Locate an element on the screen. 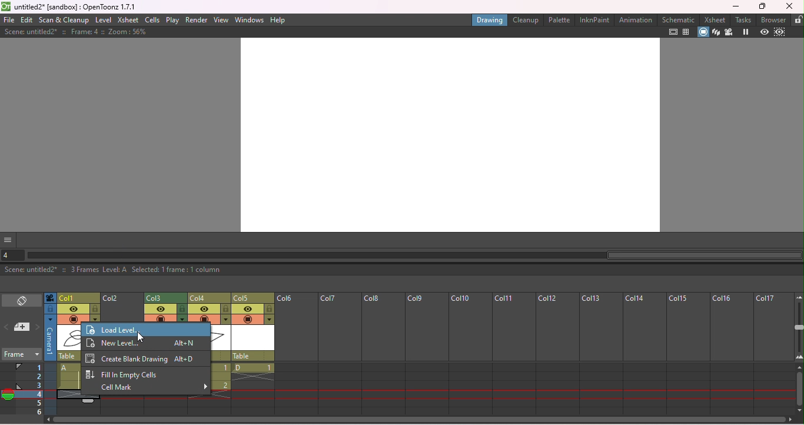 The image size is (804, 425). Scene: untitled2* :: 3 Frames Level: A Selected: 1 frame: 1 column is located at coordinates (401, 270).